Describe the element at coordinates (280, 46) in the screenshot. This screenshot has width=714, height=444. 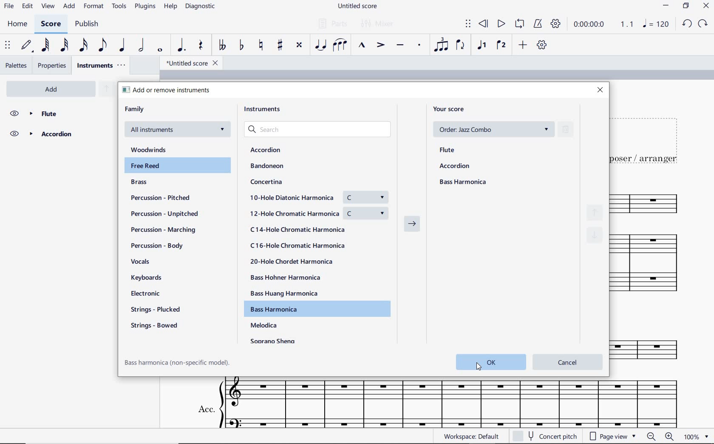
I see `toggle sharp` at that location.